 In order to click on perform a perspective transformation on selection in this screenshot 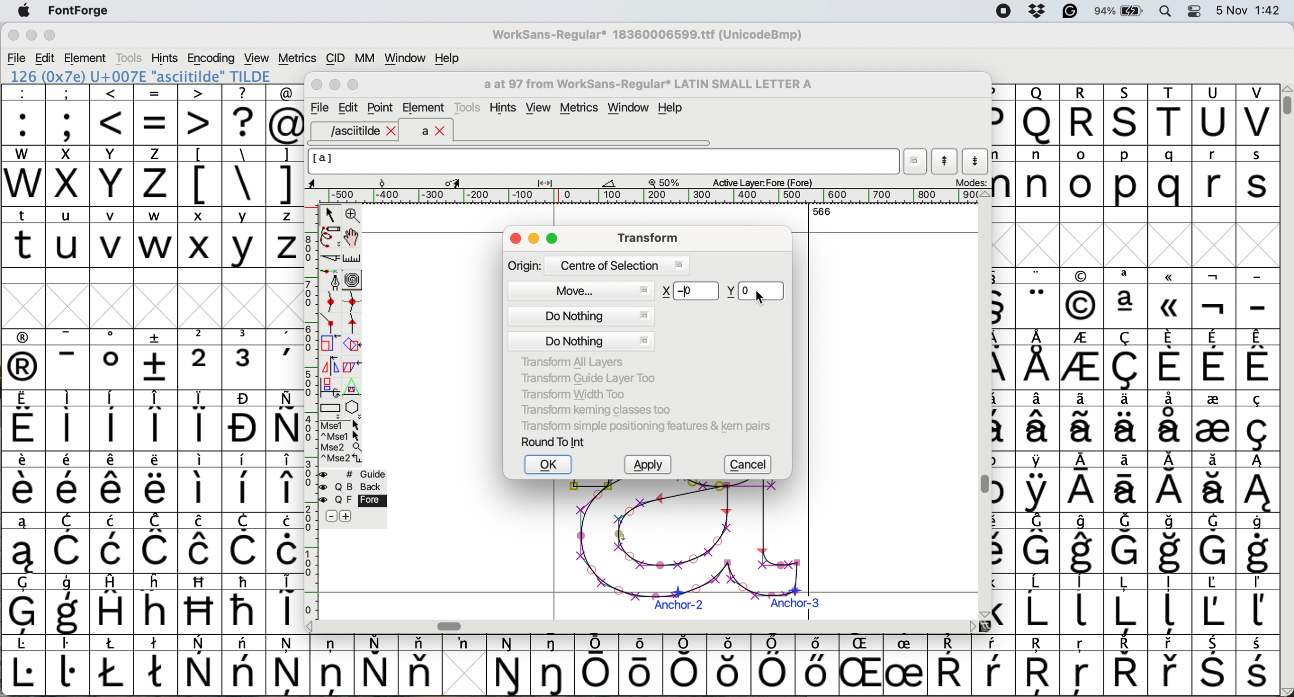, I will do `click(352, 388)`.